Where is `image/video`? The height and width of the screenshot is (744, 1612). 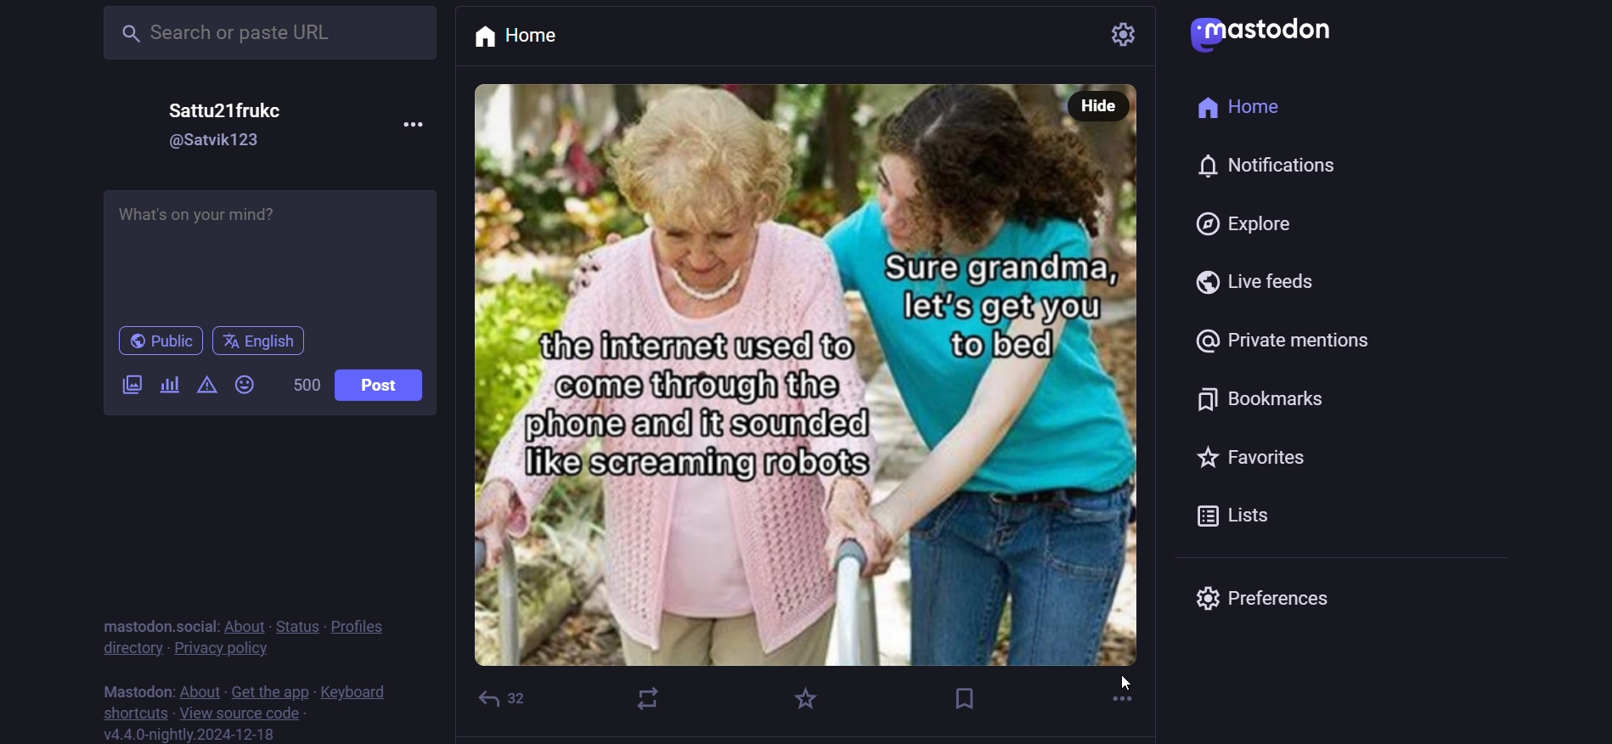 image/video is located at coordinates (127, 383).